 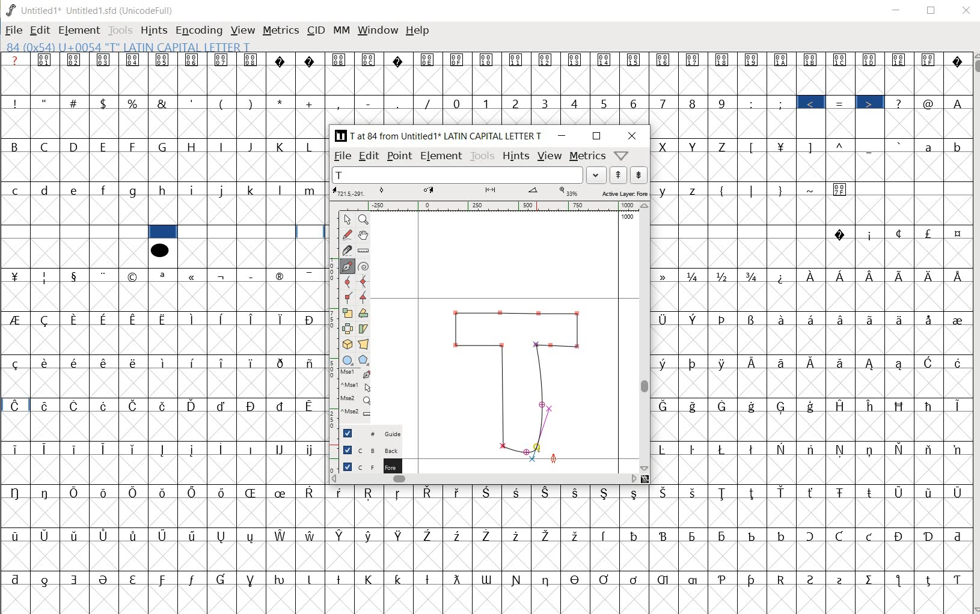 I want to click on Symbol, so click(x=724, y=276).